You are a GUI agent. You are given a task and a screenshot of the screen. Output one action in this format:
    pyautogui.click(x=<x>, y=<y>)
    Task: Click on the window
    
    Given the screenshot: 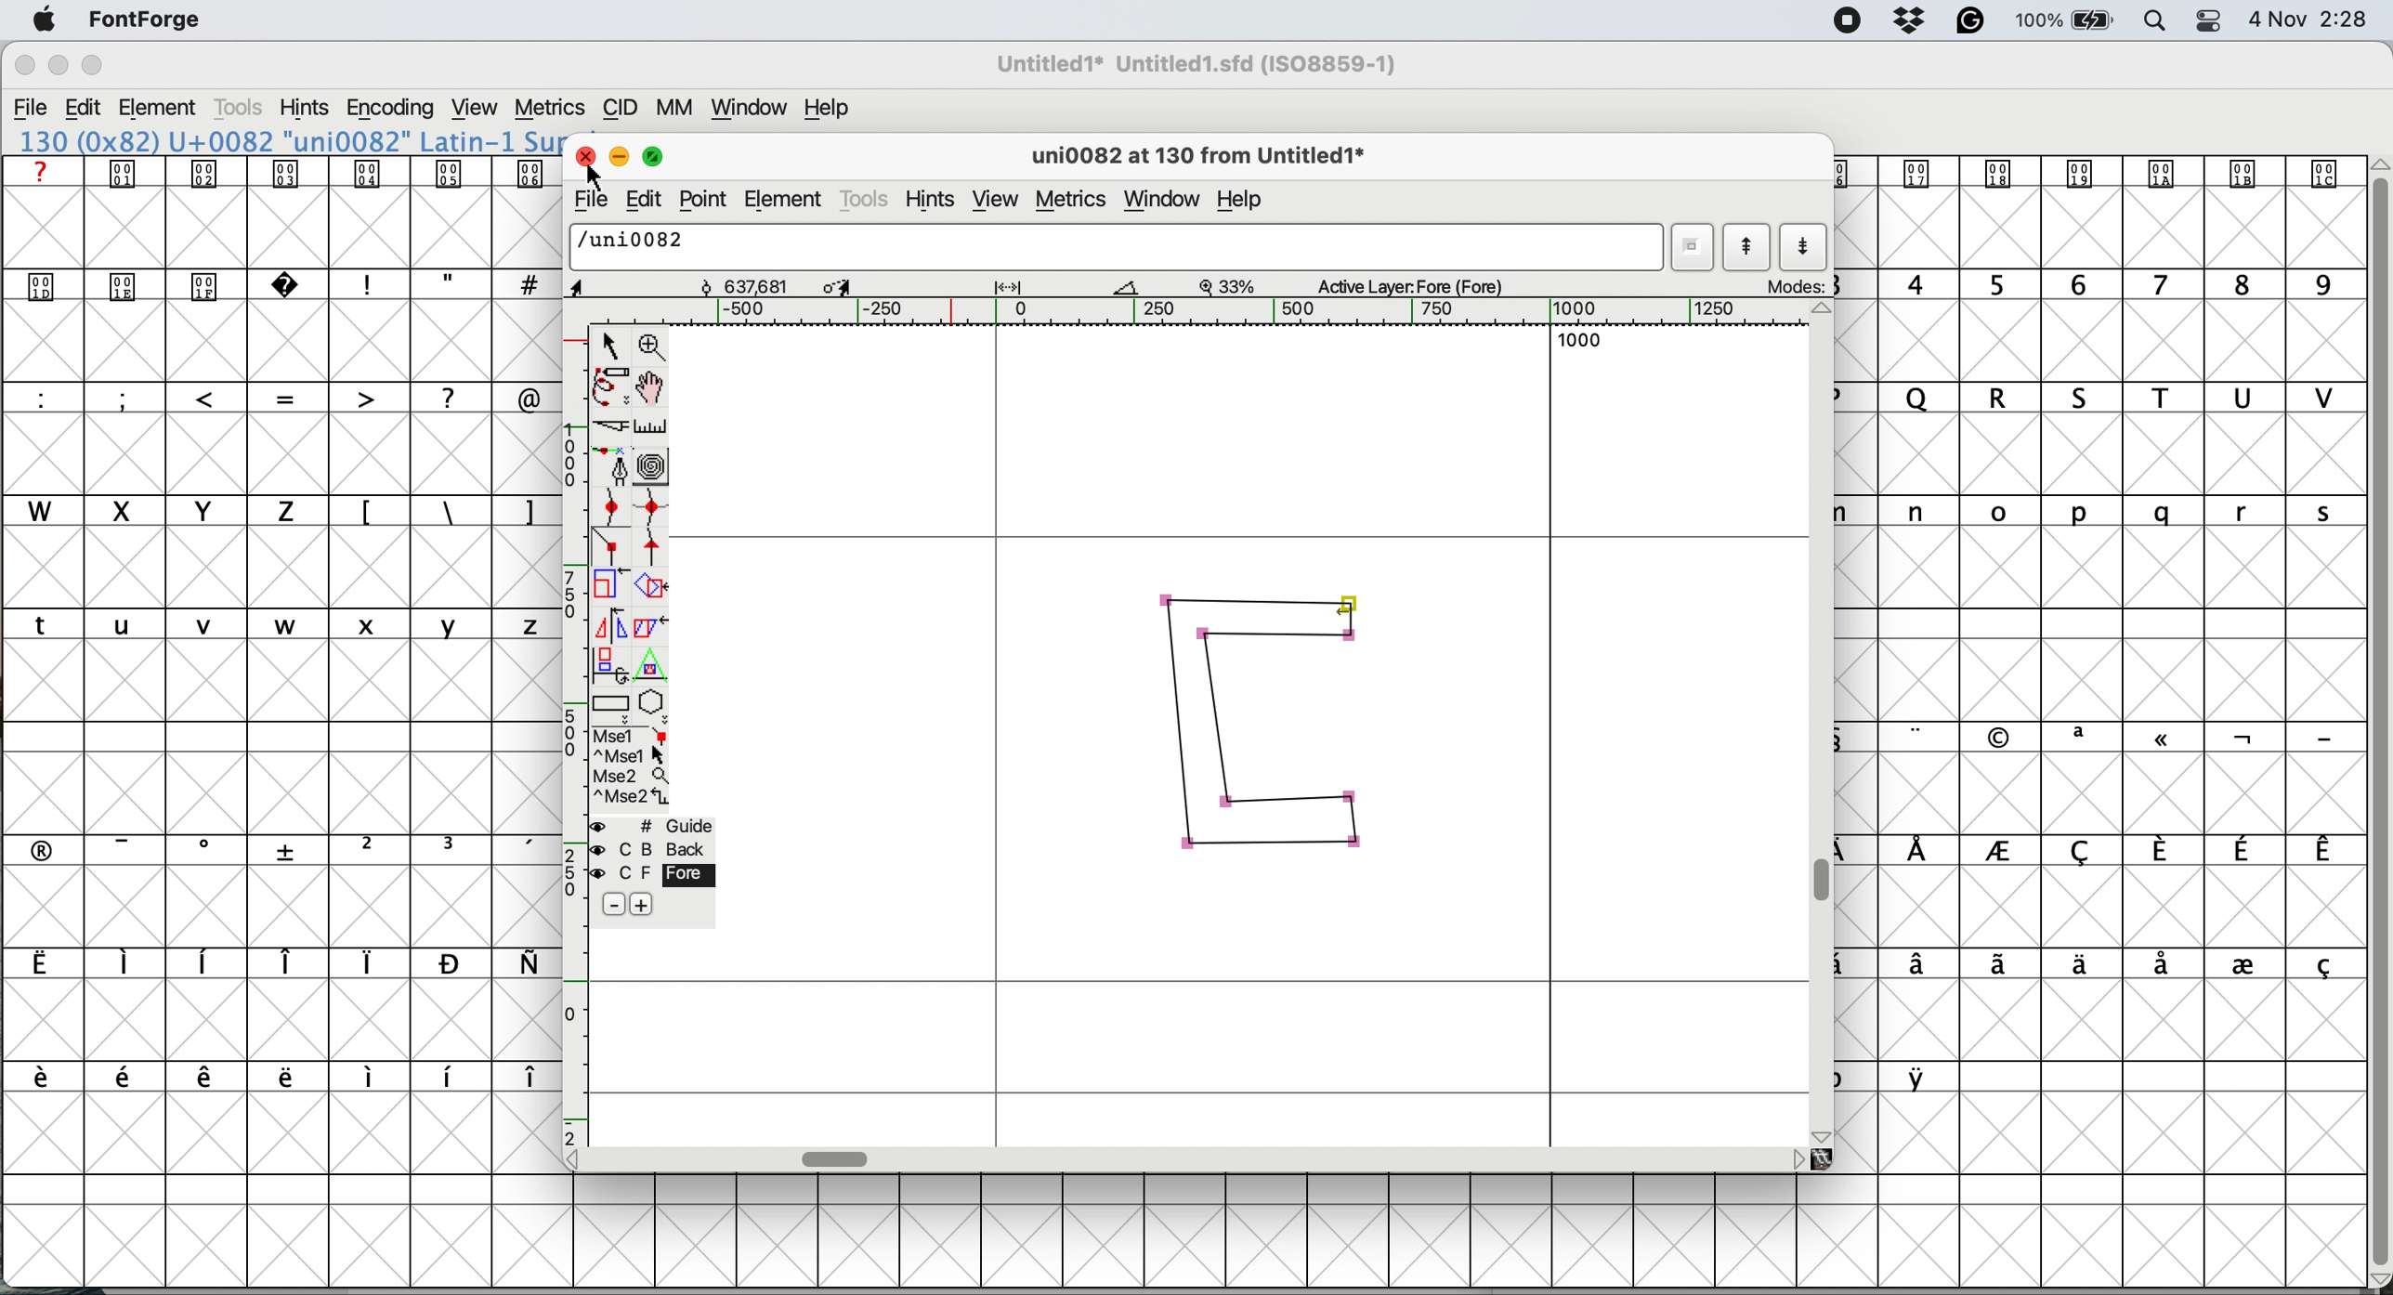 What is the action you would take?
    pyautogui.click(x=1167, y=200)
    